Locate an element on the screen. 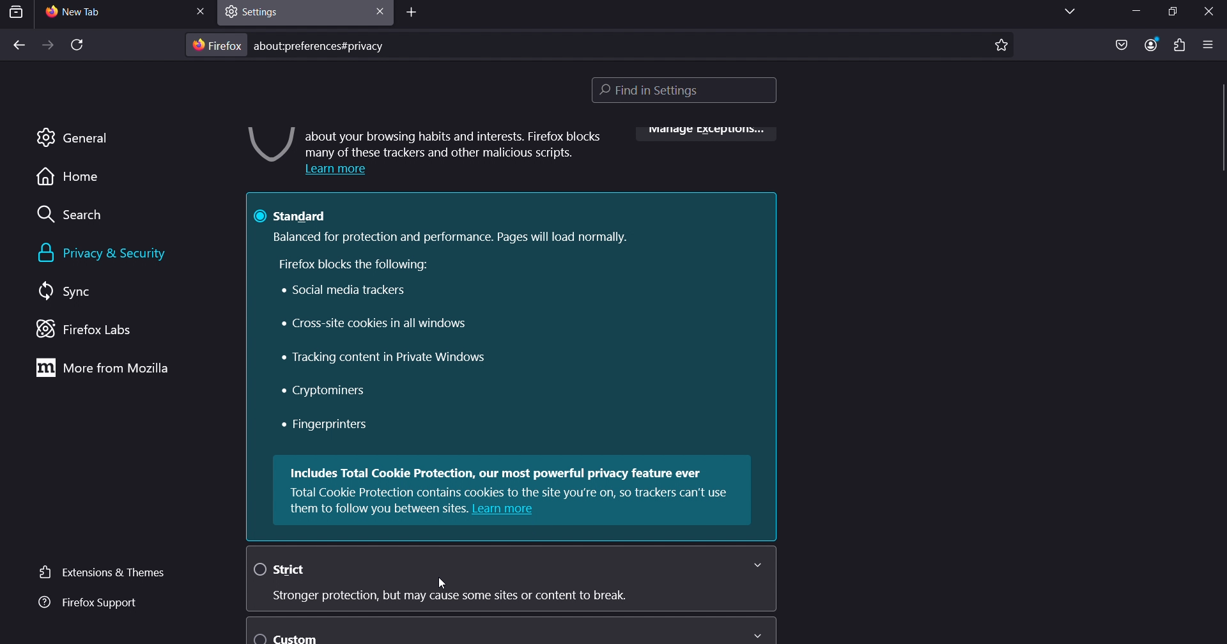 This screenshot has height=644, width=1227. cursor is located at coordinates (445, 584).